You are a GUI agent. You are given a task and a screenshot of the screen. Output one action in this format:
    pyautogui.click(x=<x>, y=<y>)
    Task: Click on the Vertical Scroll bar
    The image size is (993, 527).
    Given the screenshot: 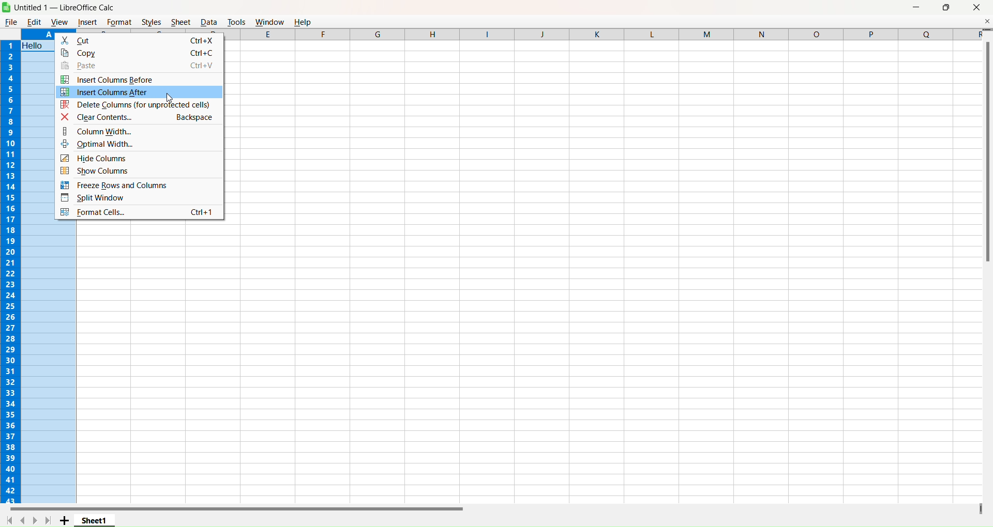 What is the action you would take?
    pyautogui.click(x=986, y=147)
    